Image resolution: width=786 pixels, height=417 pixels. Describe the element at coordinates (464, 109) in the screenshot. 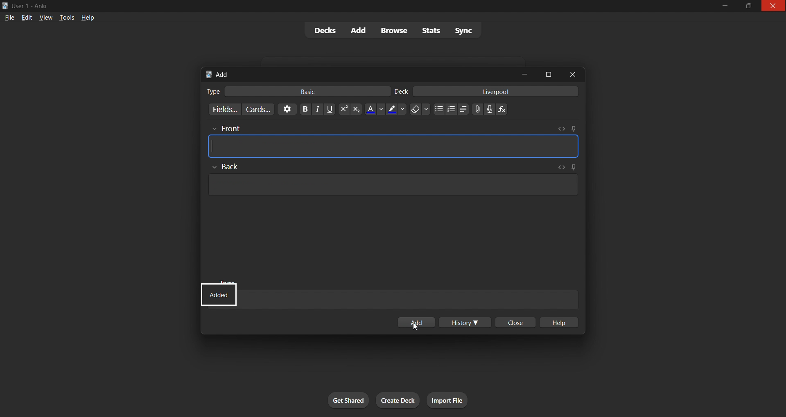

I see `alignment` at that location.